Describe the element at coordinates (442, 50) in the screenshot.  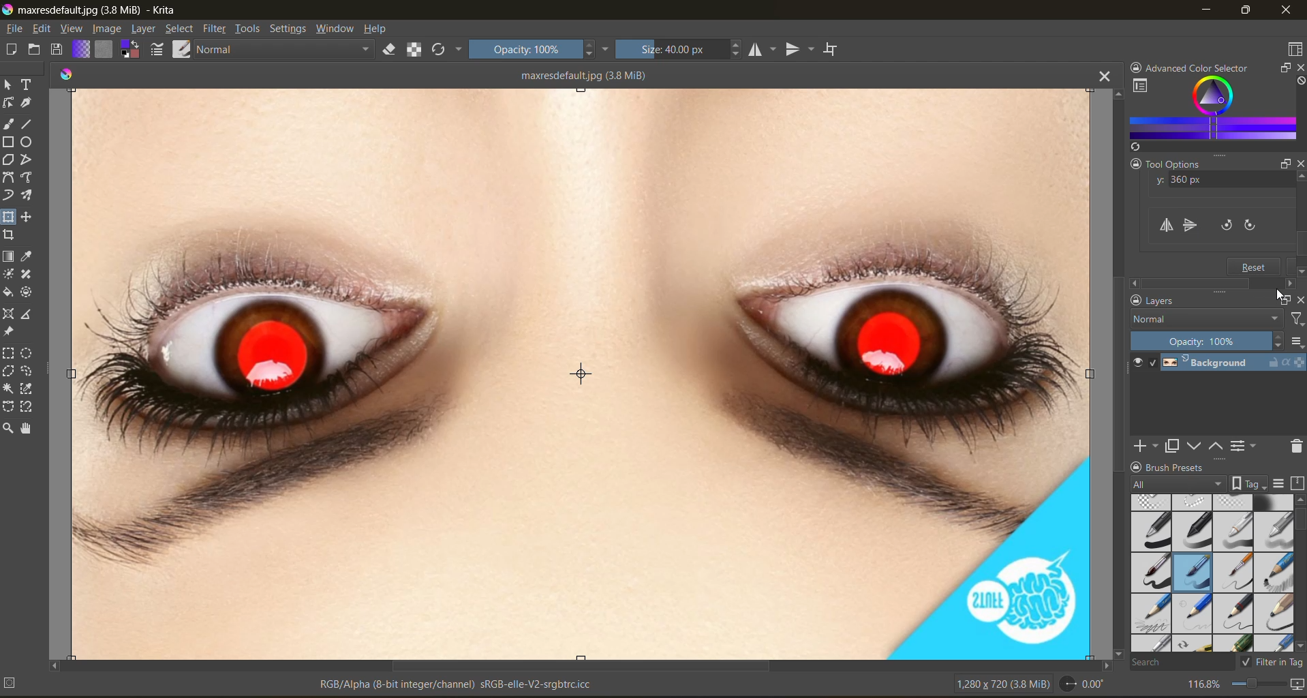
I see `reload original preset` at that location.